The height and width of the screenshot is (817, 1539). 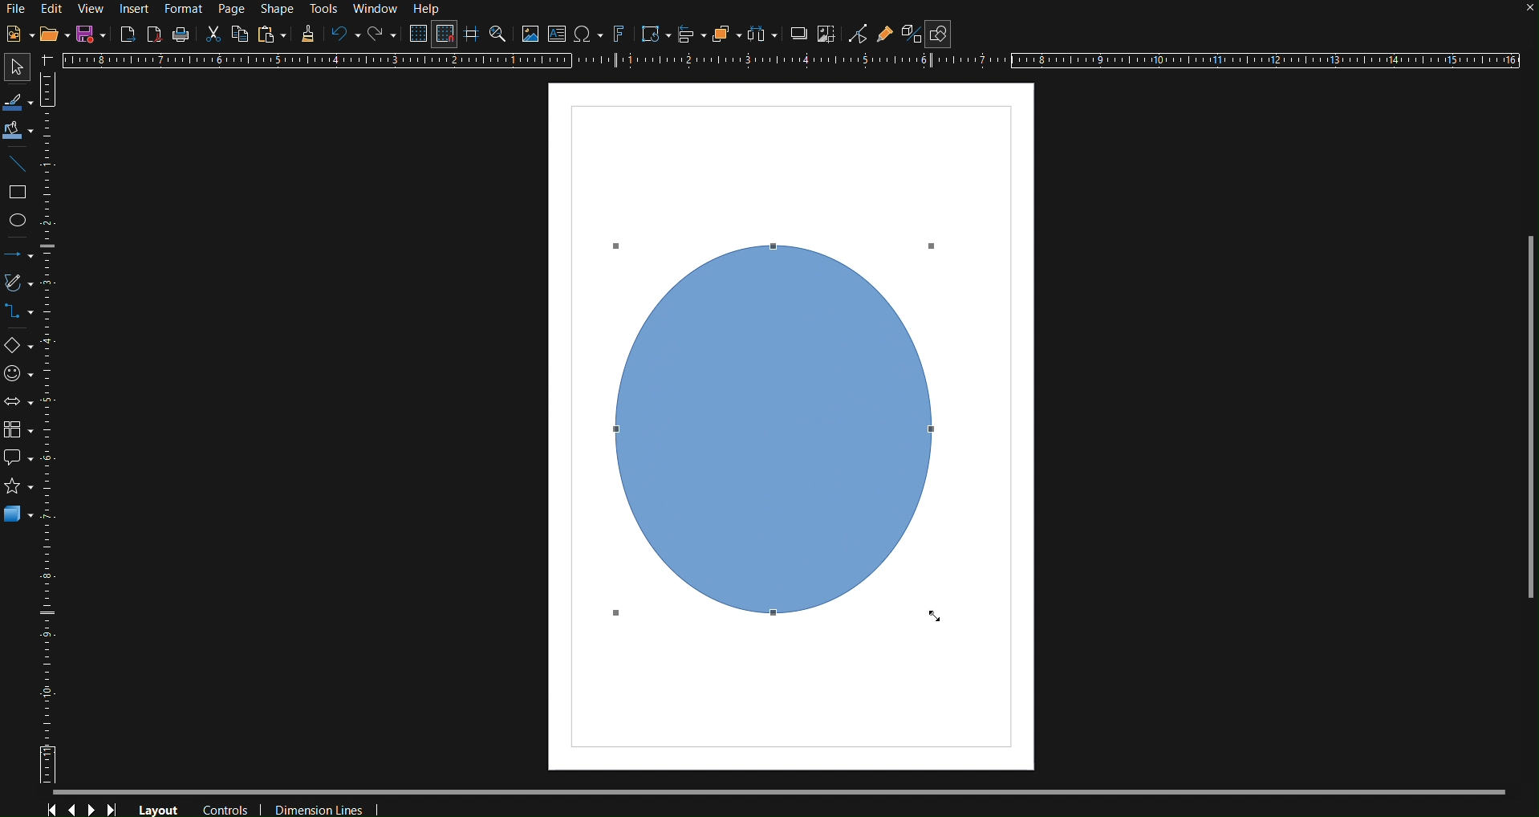 What do you see at coordinates (83, 806) in the screenshot?
I see `Controls` at bounding box center [83, 806].